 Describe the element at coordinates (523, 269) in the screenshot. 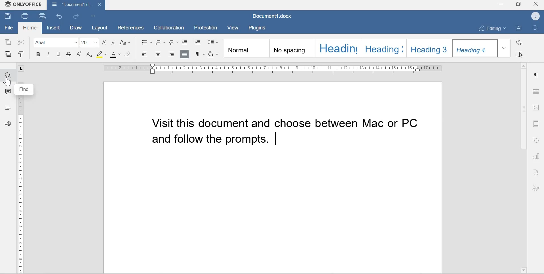

I see `Scroll down` at that location.